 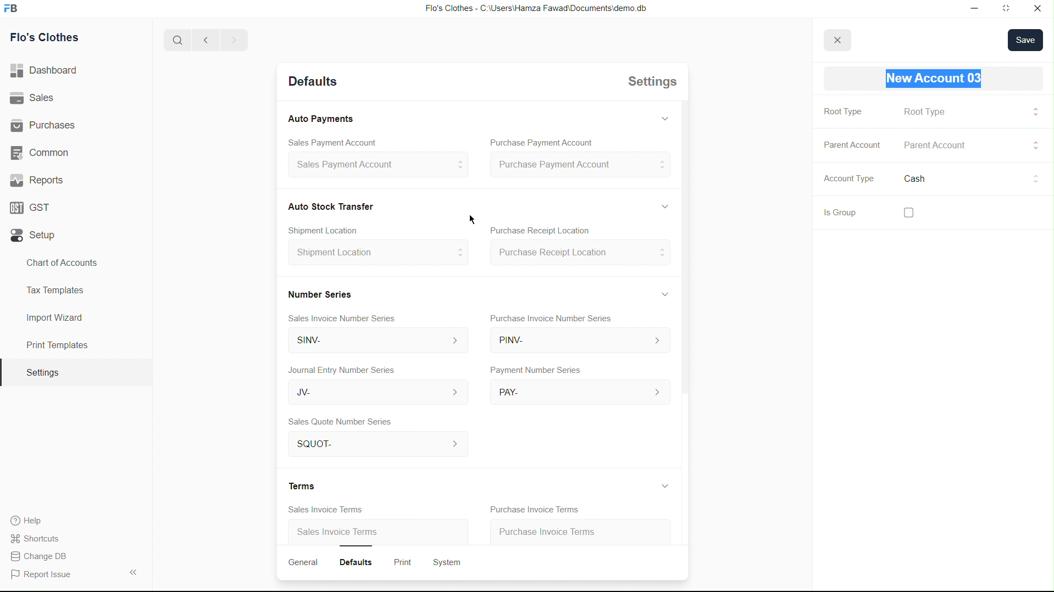 I want to click on Setup, so click(x=36, y=236).